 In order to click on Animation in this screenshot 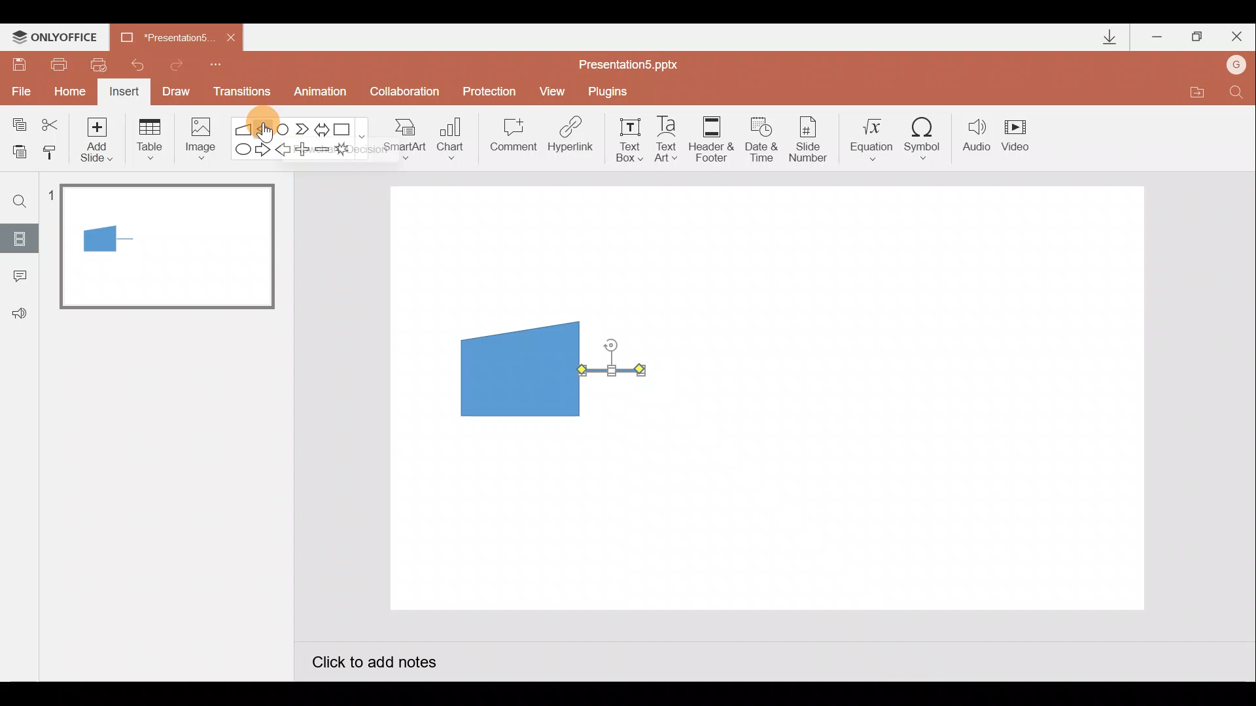, I will do `click(322, 93)`.